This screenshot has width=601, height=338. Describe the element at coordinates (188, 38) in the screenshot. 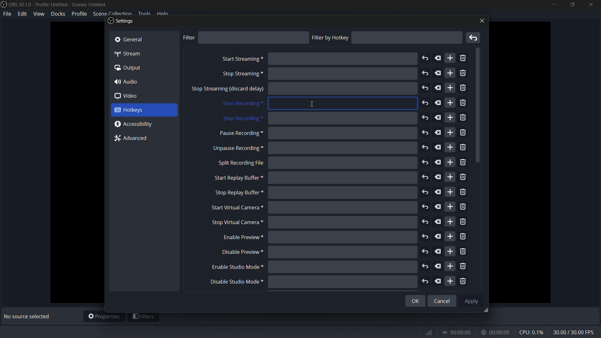

I see `filter` at that location.